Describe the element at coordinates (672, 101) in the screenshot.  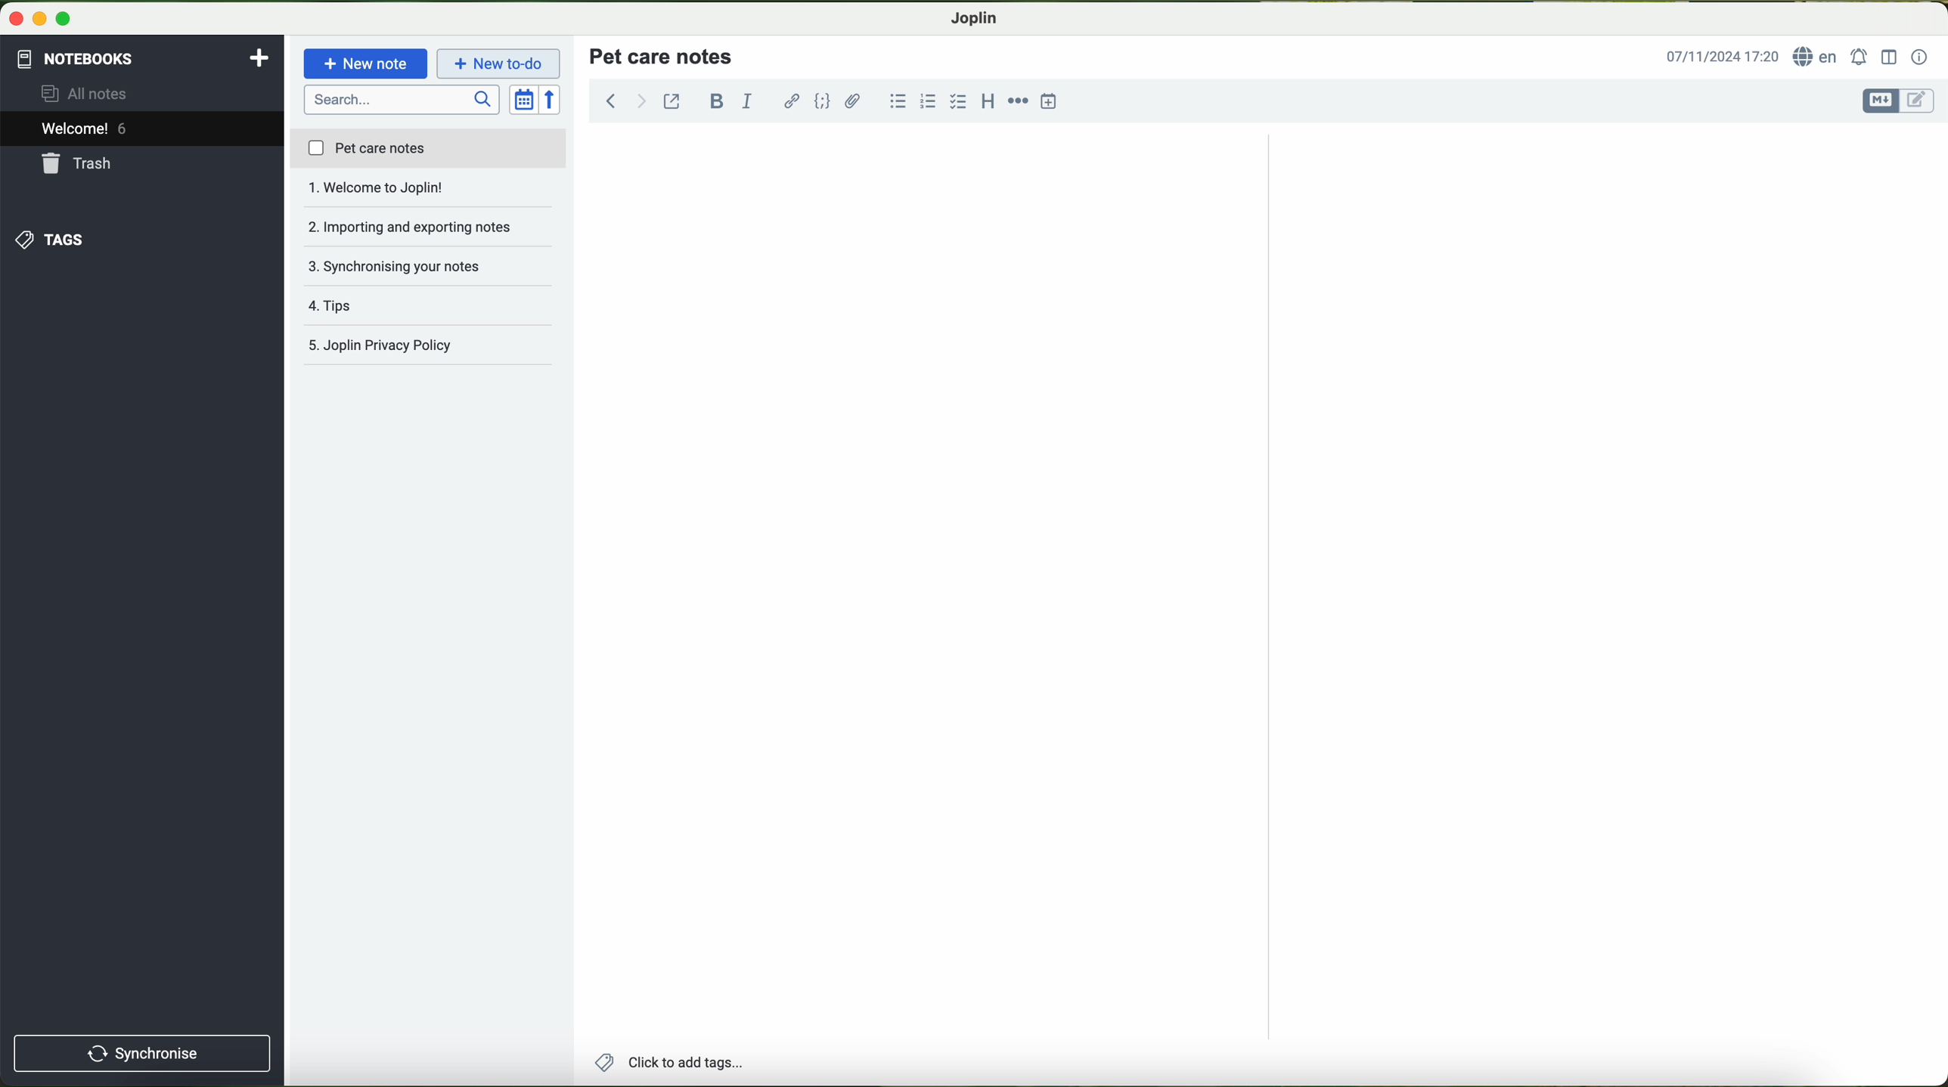
I see `toggle external editing` at that location.